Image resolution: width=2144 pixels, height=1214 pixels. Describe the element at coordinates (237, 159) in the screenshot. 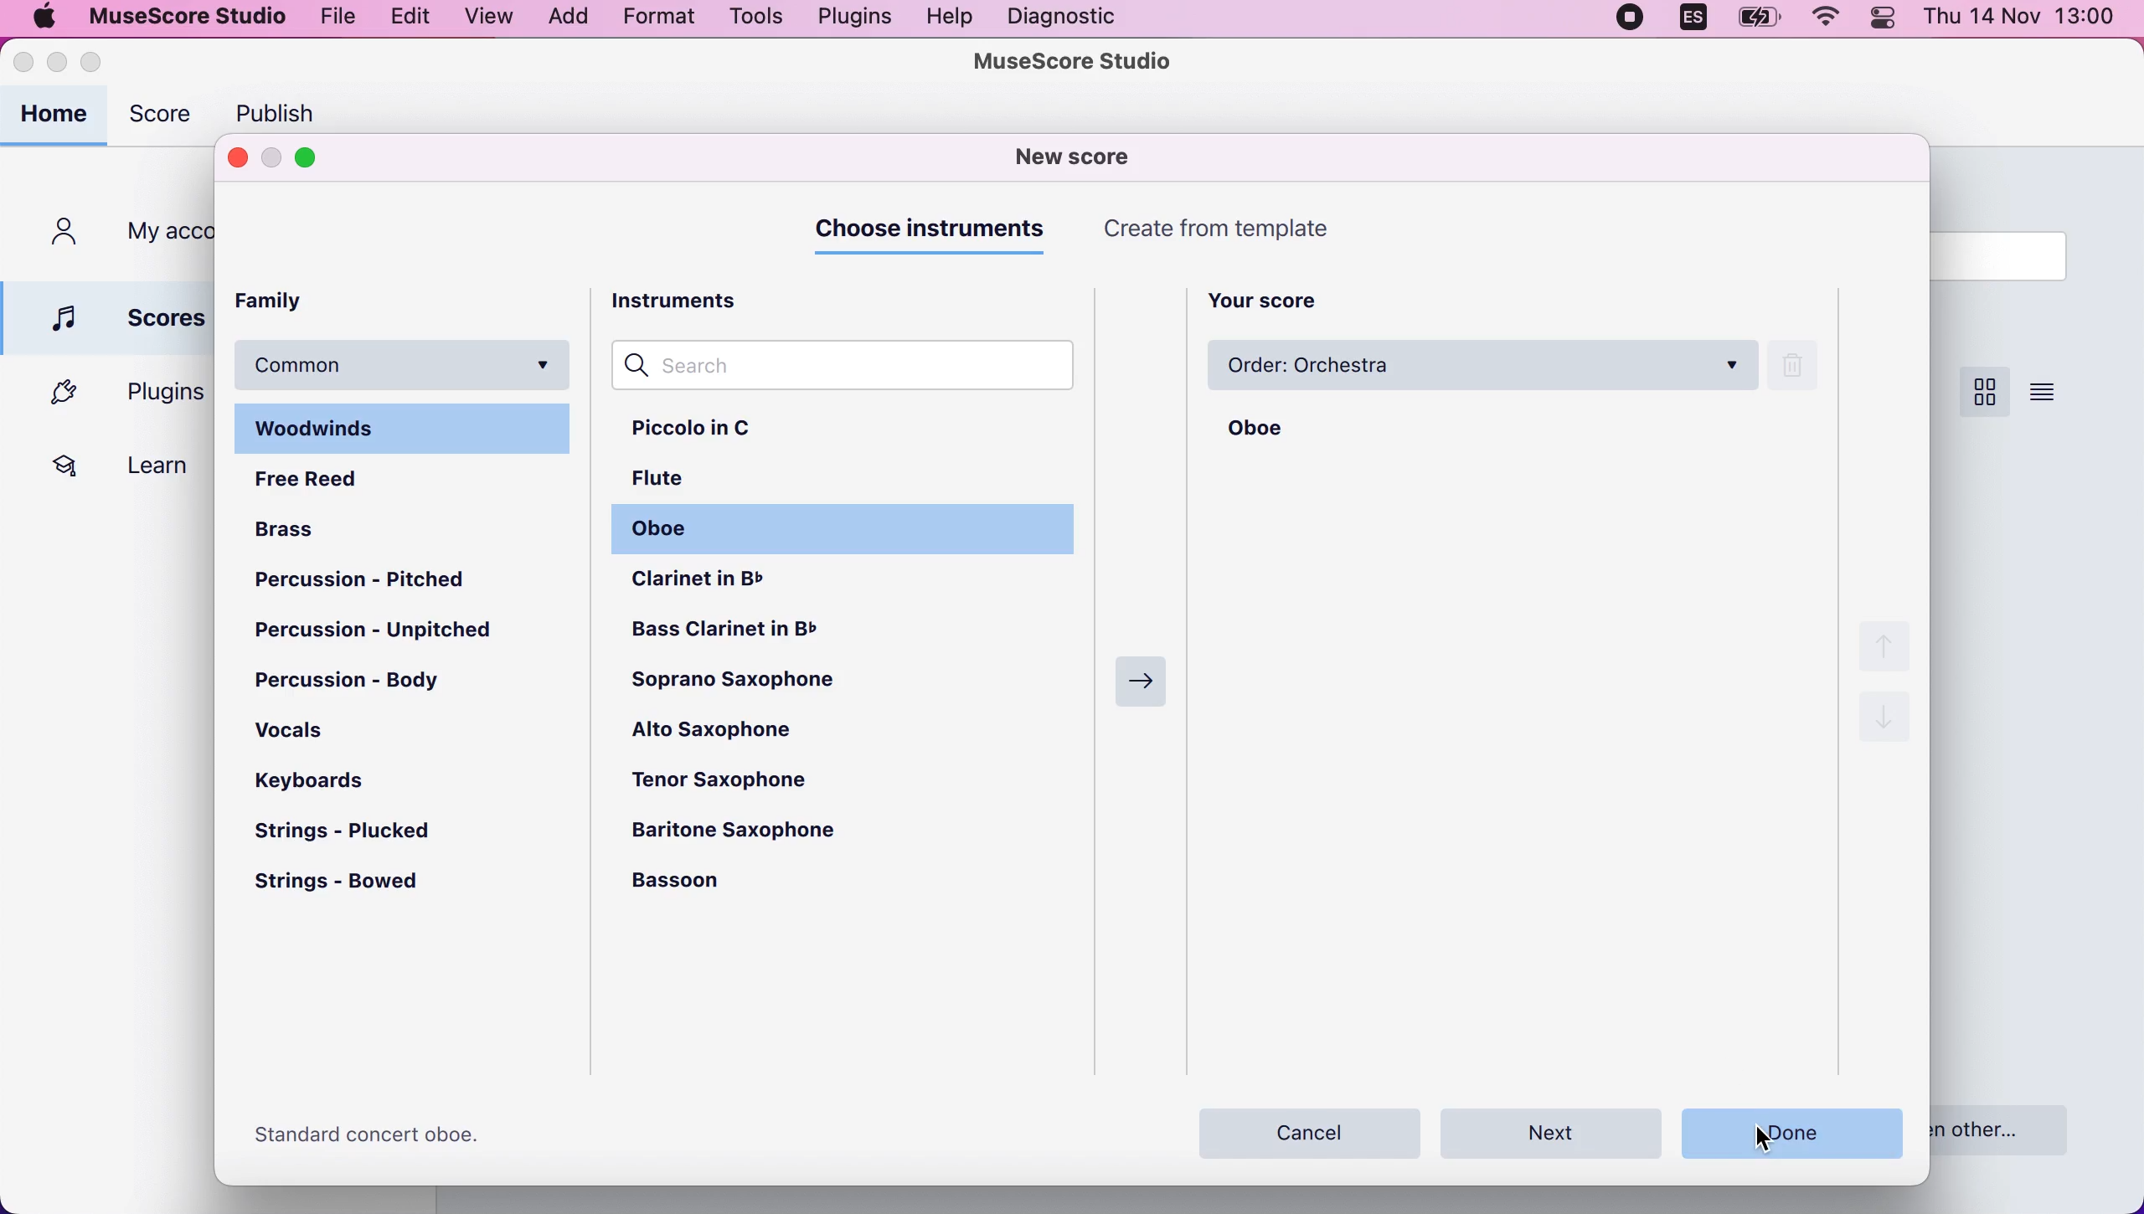

I see `close` at that location.